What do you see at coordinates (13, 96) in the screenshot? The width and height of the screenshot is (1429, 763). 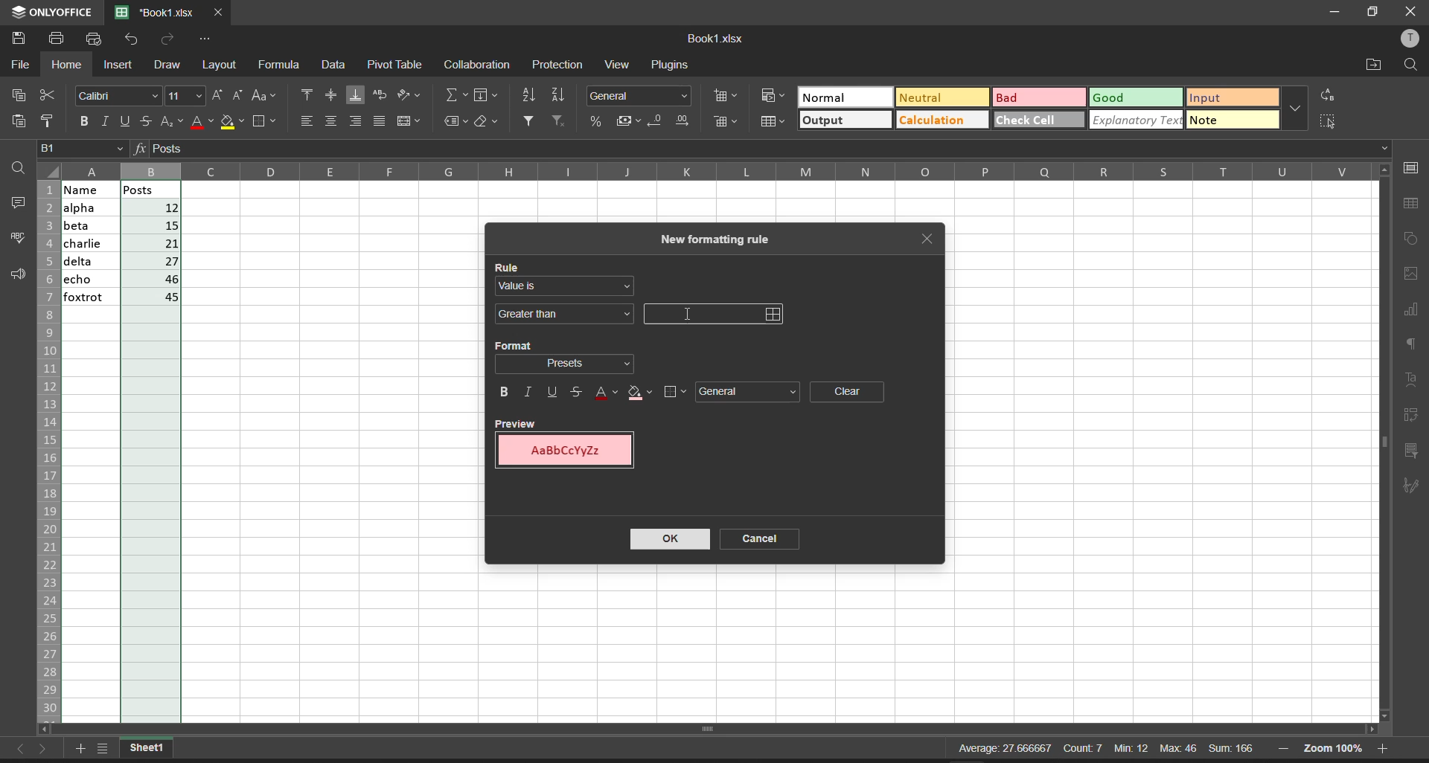 I see `copy` at bounding box center [13, 96].